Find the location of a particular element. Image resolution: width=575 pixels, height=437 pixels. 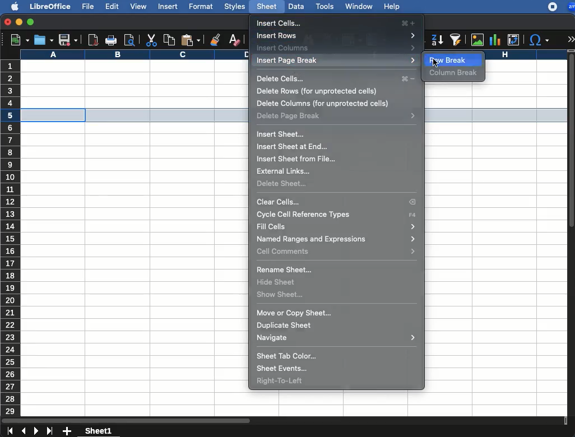

edit is located at coordinates (112, 7).